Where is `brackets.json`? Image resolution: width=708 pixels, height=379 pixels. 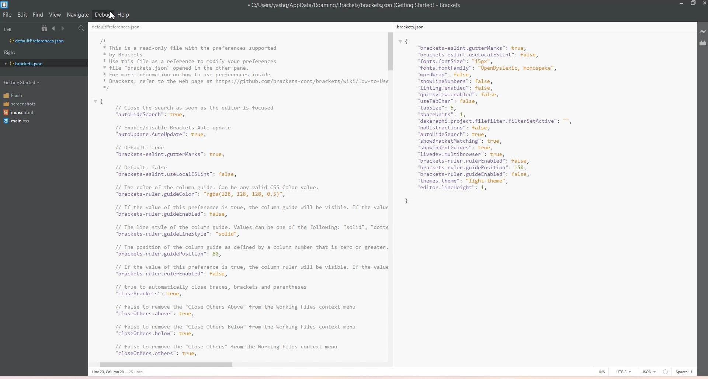 brackets.json is located at coordinates (414, 28).